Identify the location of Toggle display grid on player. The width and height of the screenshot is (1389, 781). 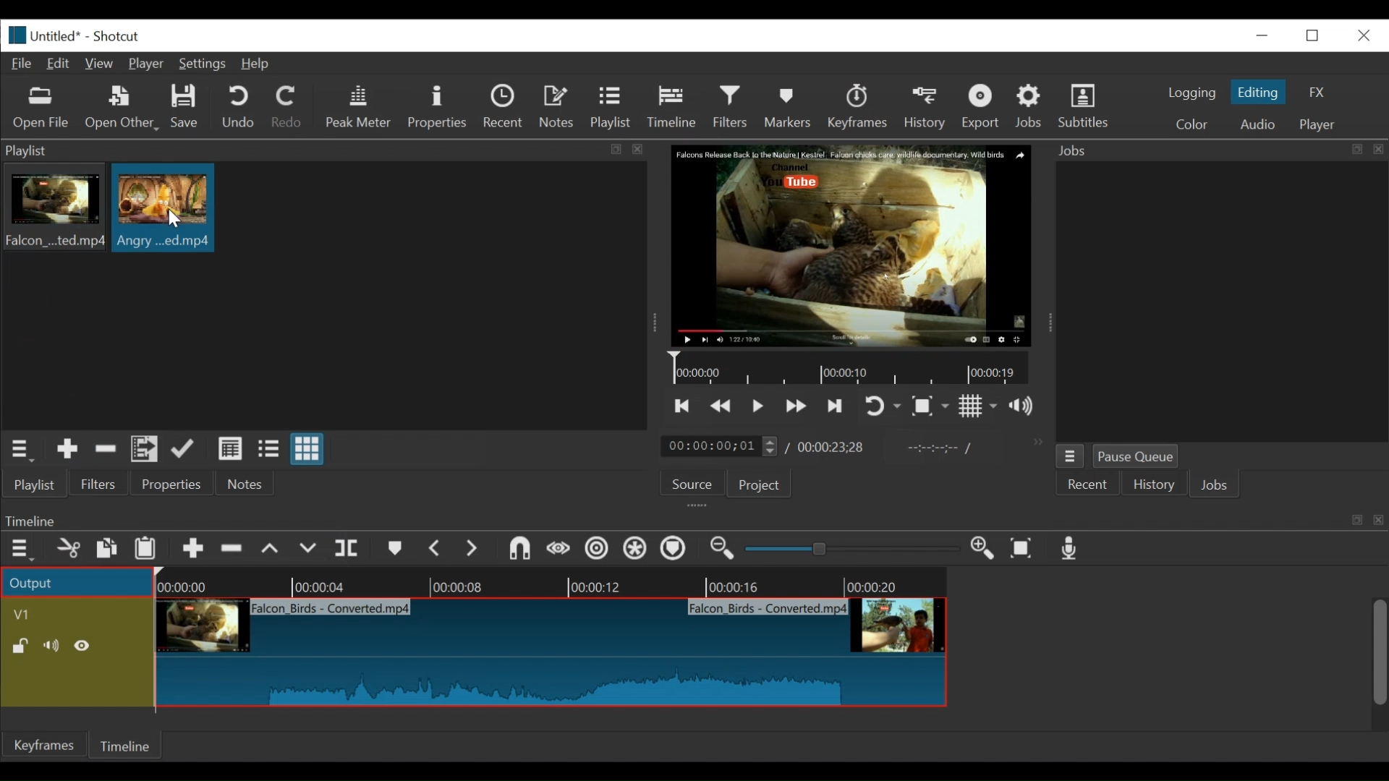
(978, 406).